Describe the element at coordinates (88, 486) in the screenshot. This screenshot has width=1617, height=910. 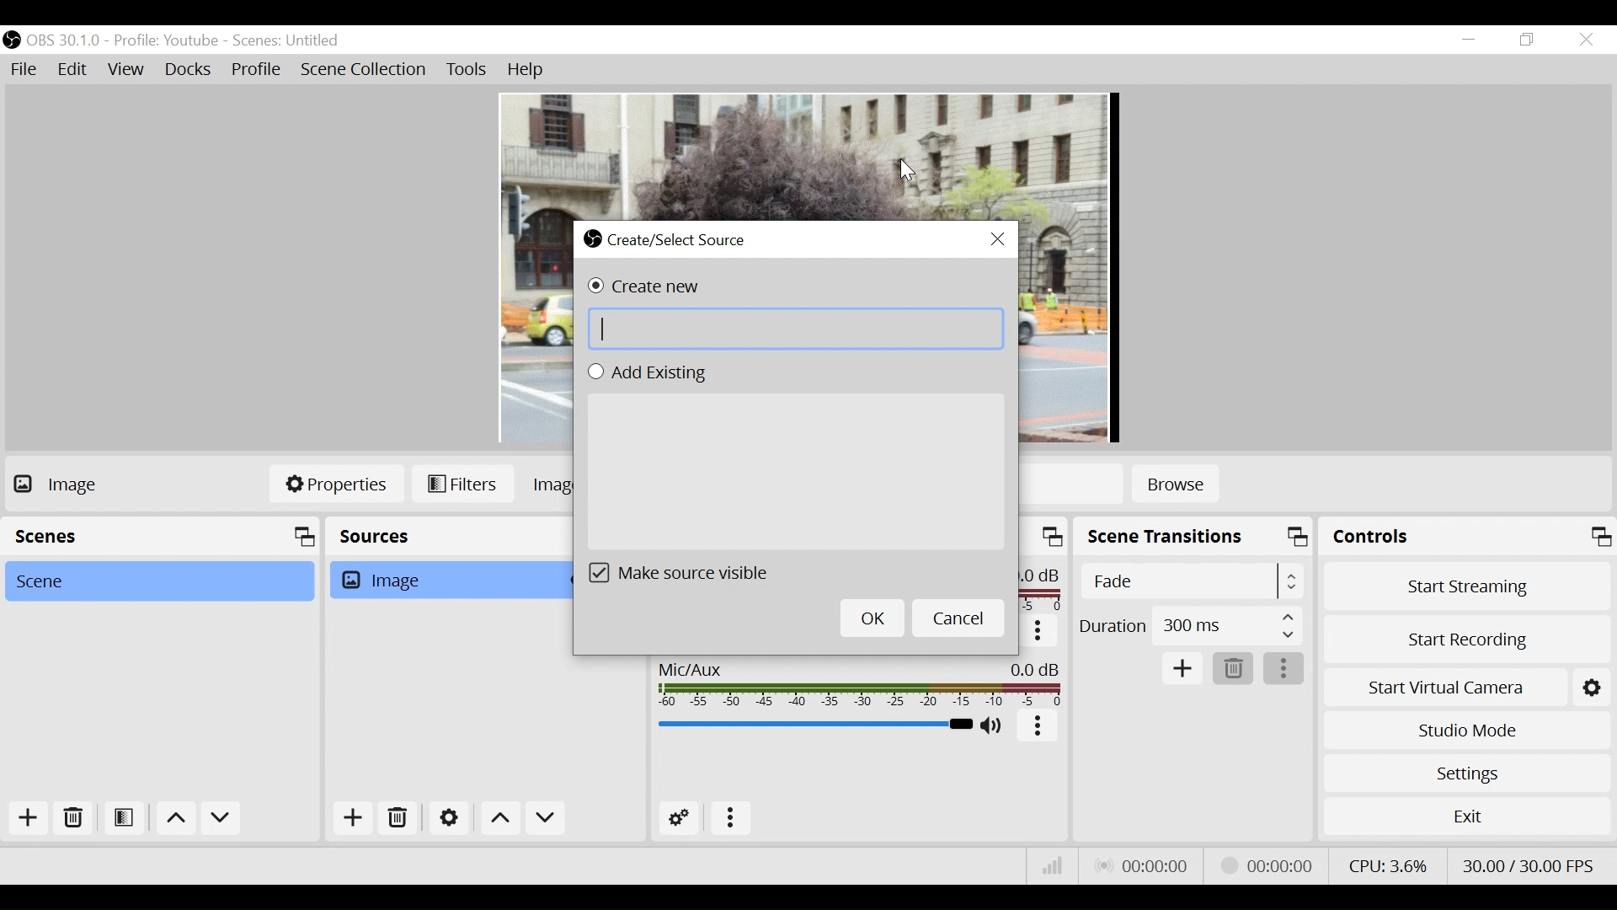
I see `No source Selected` at that location.